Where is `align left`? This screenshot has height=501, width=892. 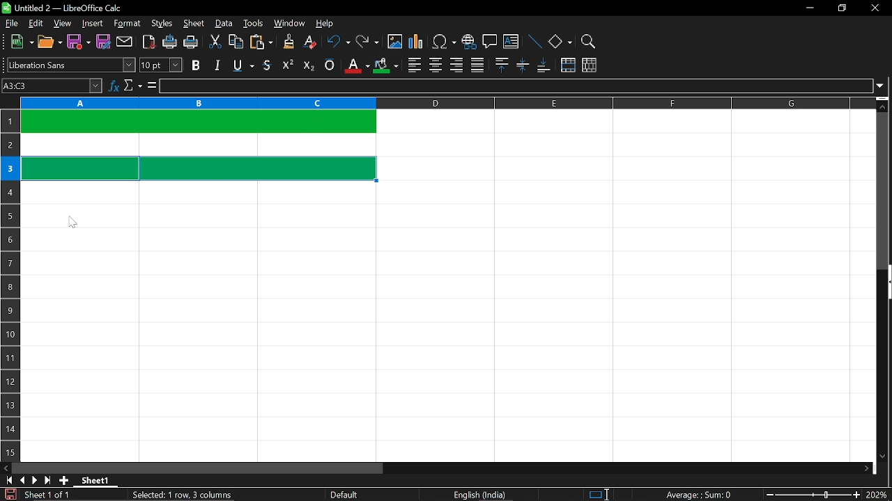
align left is located at coordinates (414, 64).